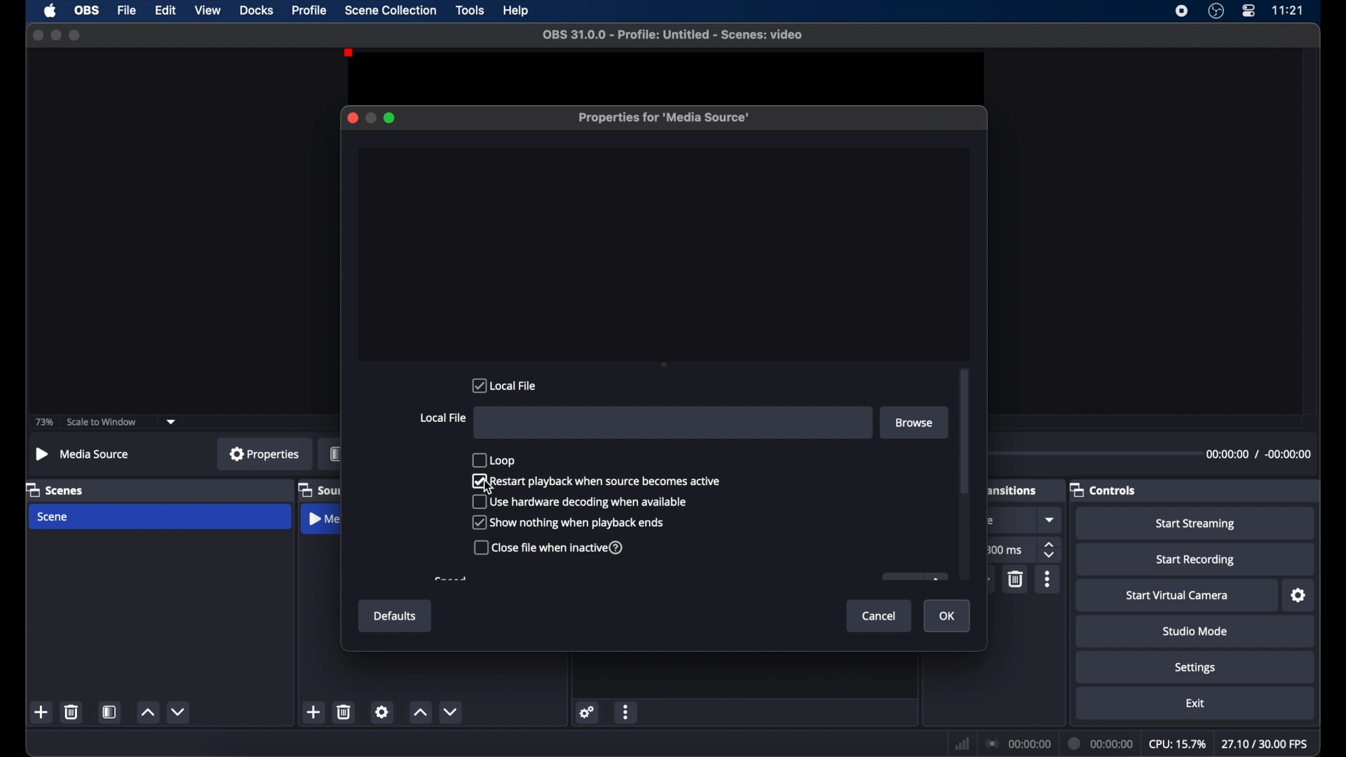 This screenshot has width=1346, height=757. I want to click on obscure text, so click(450, 579).